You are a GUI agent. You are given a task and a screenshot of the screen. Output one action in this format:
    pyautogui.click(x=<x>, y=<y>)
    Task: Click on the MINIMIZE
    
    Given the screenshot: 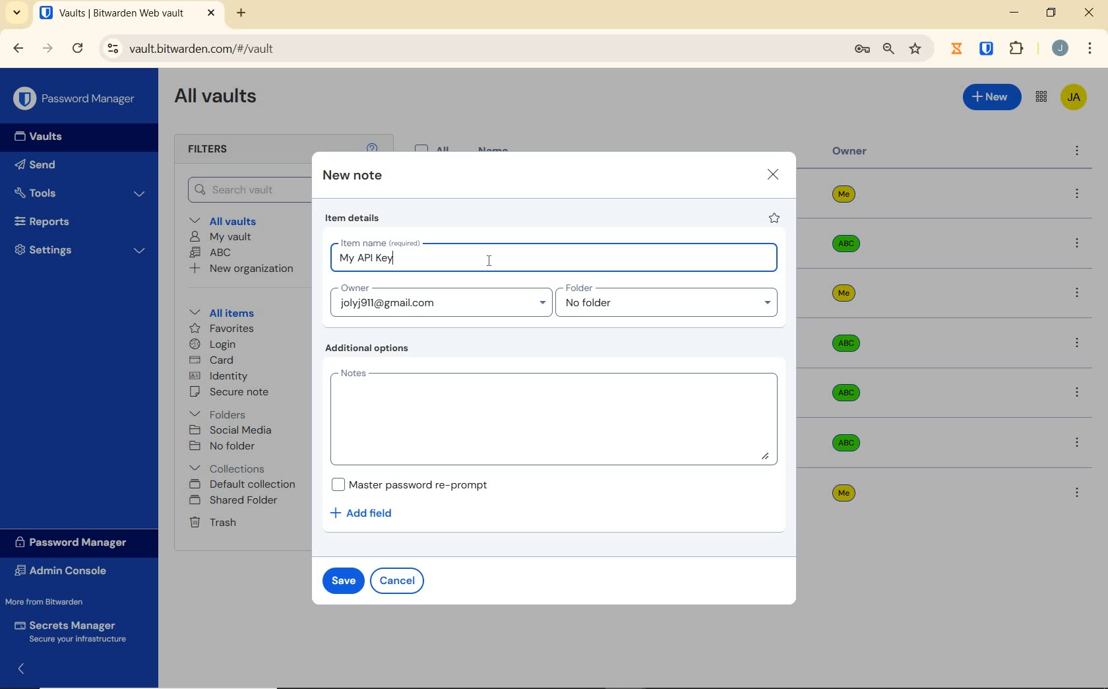 What is the action you would take?
    pyautogui.click(x=1016, y=13)
    